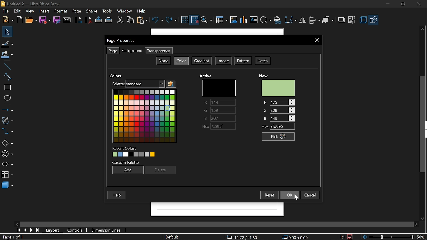  I want to click on Gradient, so click(201, 61).